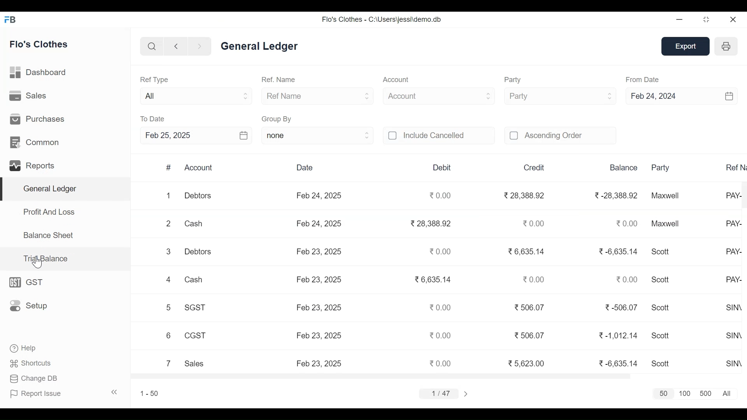  I want to click on Maxwell, so click(666, 195).